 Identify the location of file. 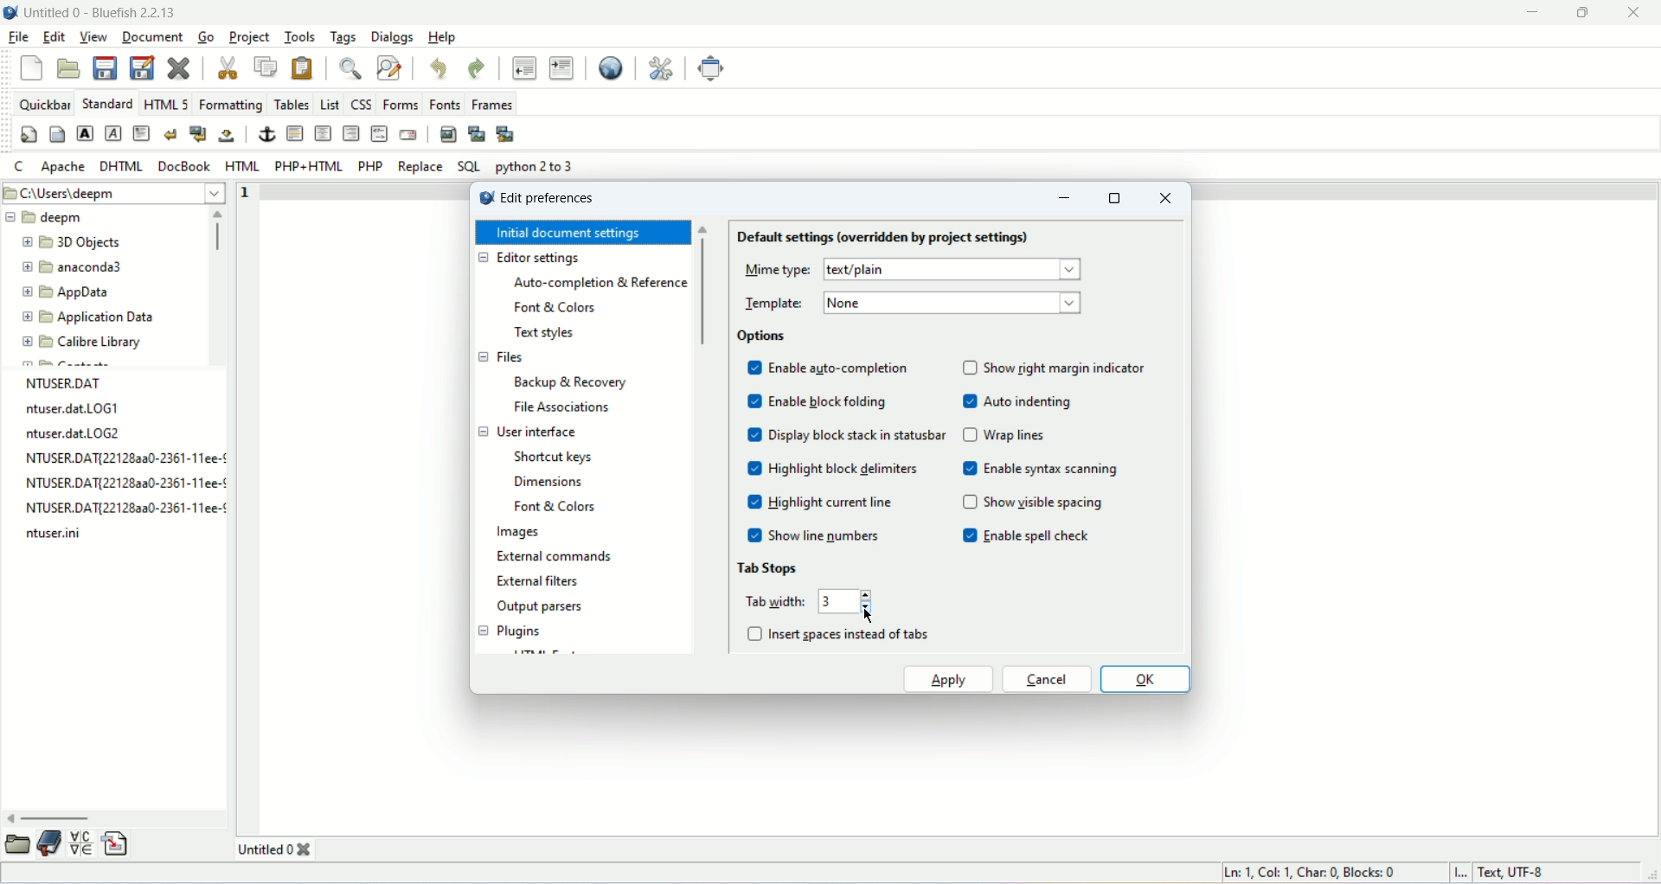
(20, 37).